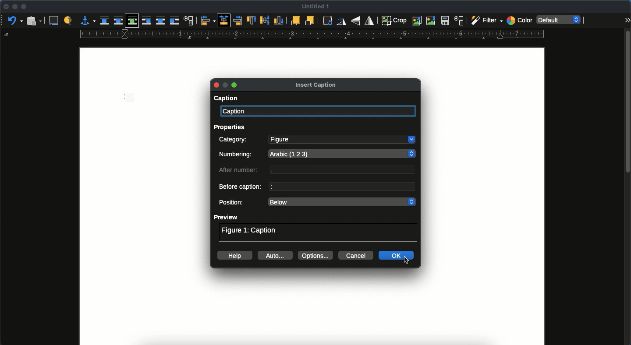 The height and width of the screenshot is (345, 631). What do you see at coordinates (234, 140) in the screenshot?
I see `category` at bounding box center [234, 140].